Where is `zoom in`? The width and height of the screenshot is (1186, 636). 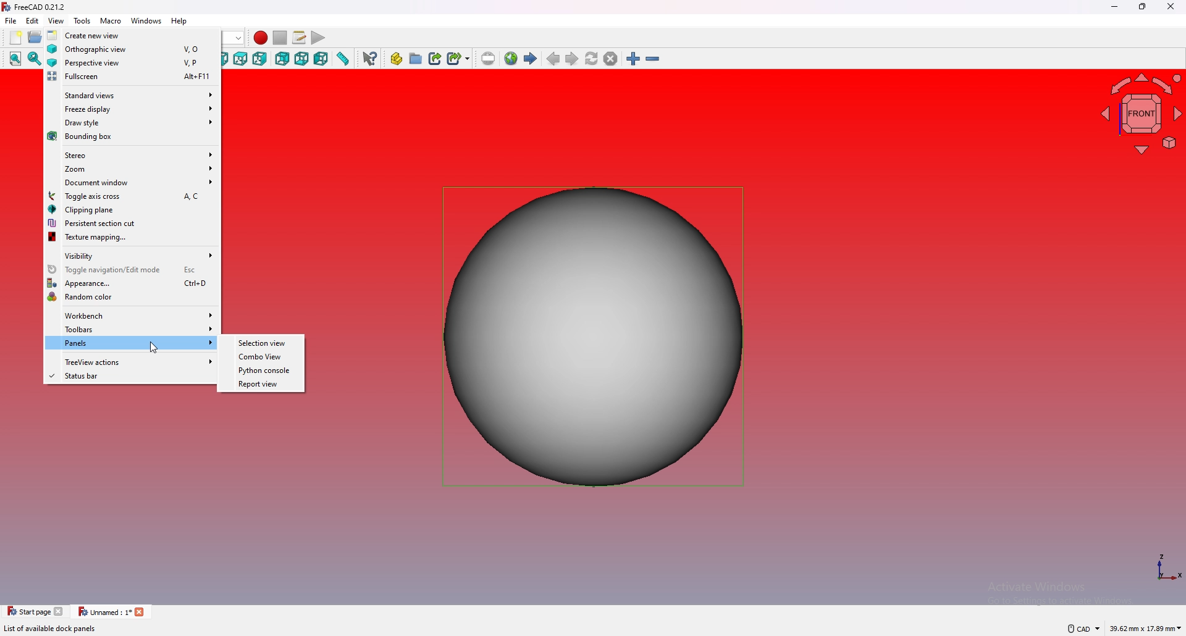 zoom in is located at coordinates (633, 59).